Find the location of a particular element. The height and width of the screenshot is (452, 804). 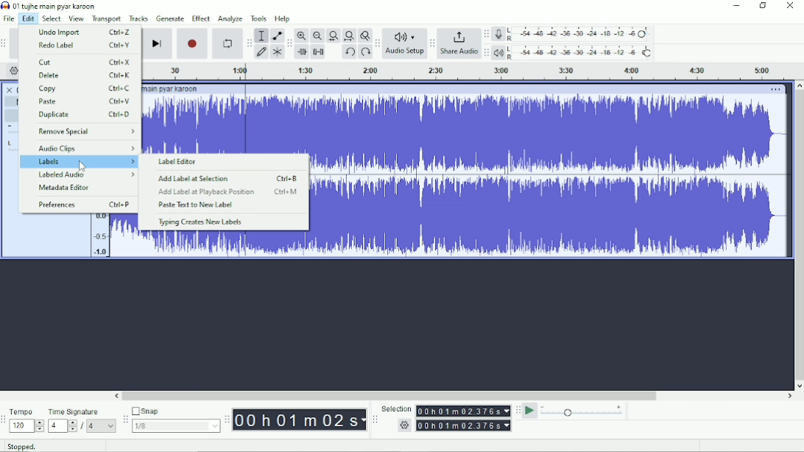

Duplicate is located at coordinates (84, 115).